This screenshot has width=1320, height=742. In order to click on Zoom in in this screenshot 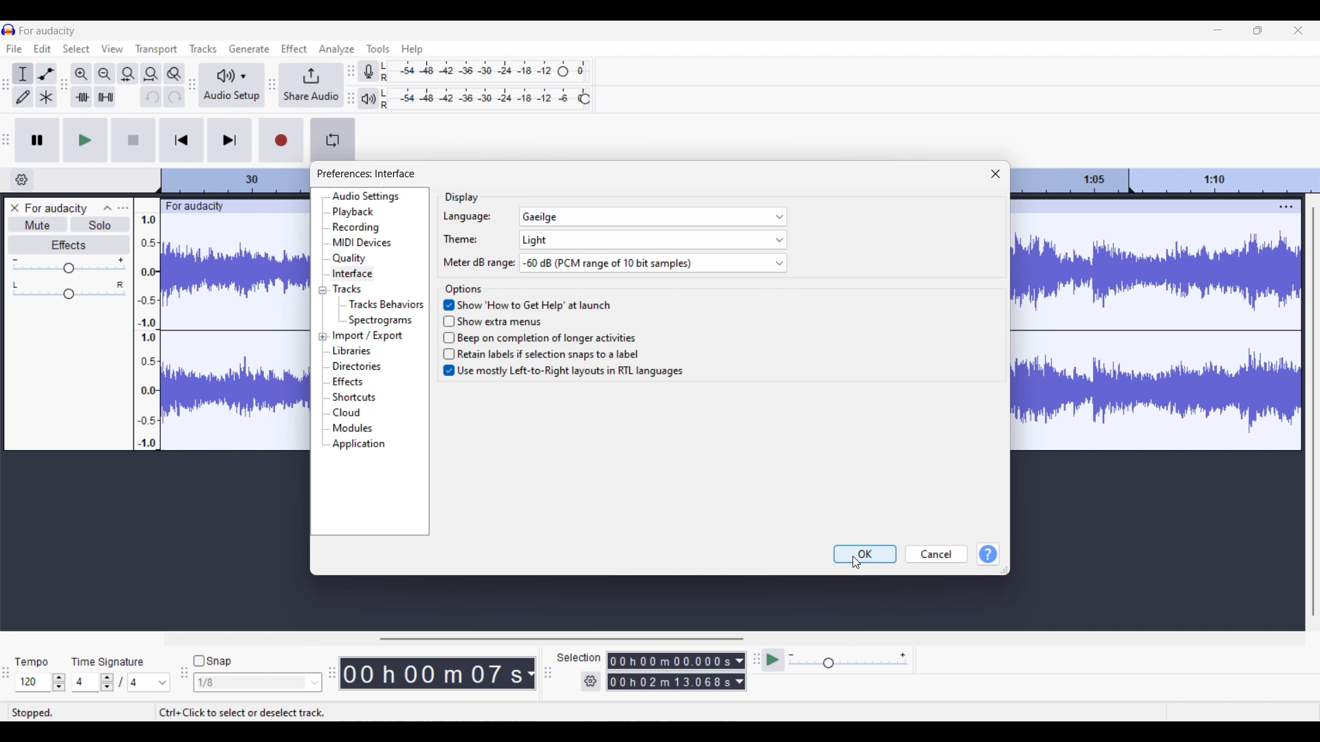, I will do `click(82, 74)`.